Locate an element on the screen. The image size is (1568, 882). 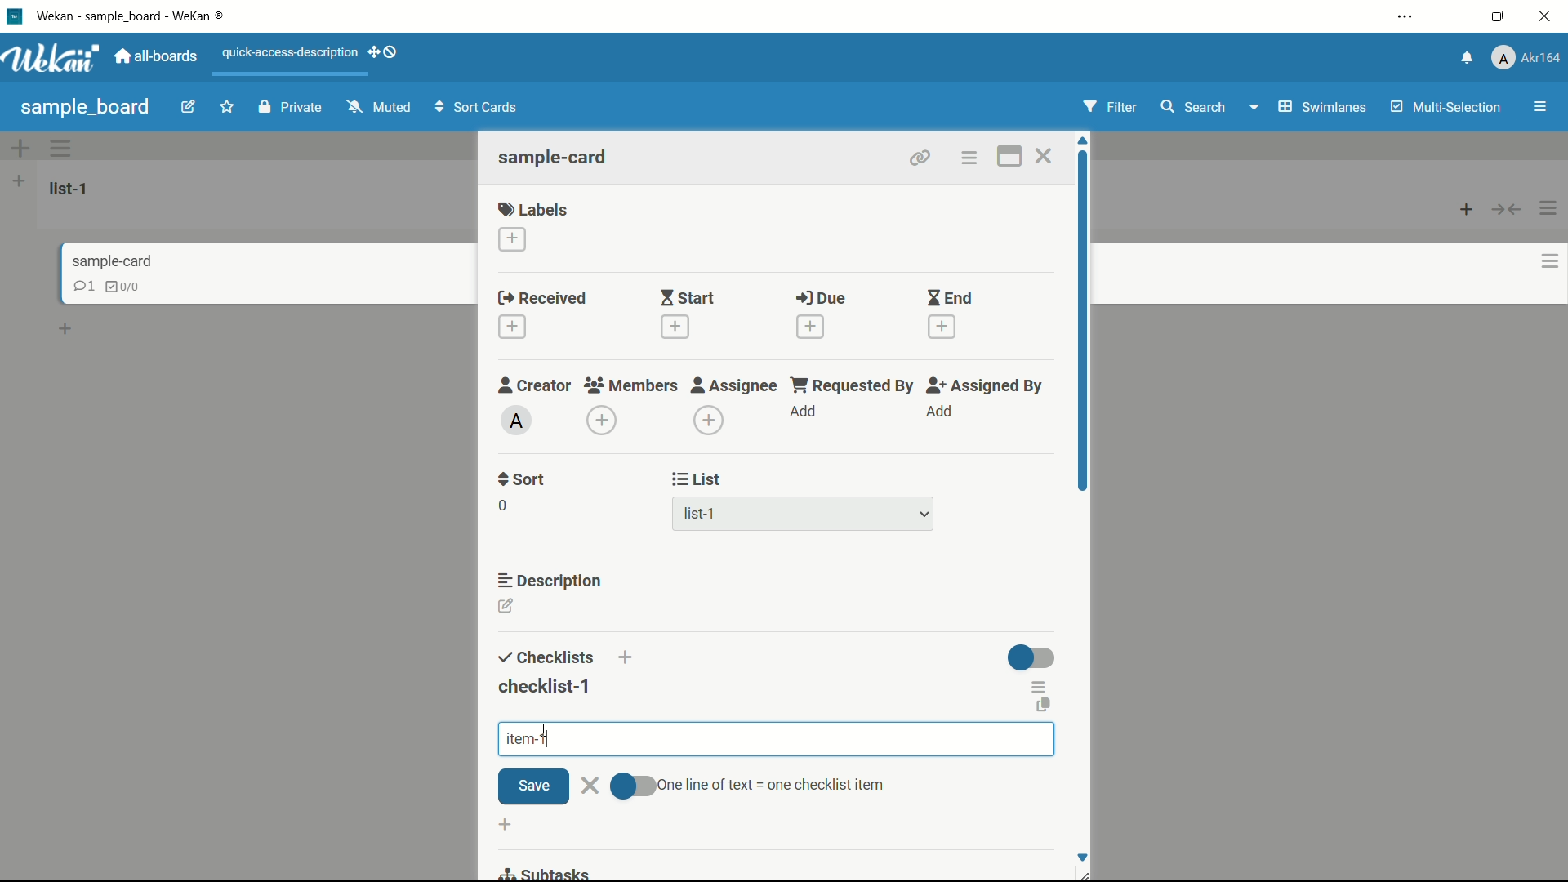
options is located at coordinates (65, 149).